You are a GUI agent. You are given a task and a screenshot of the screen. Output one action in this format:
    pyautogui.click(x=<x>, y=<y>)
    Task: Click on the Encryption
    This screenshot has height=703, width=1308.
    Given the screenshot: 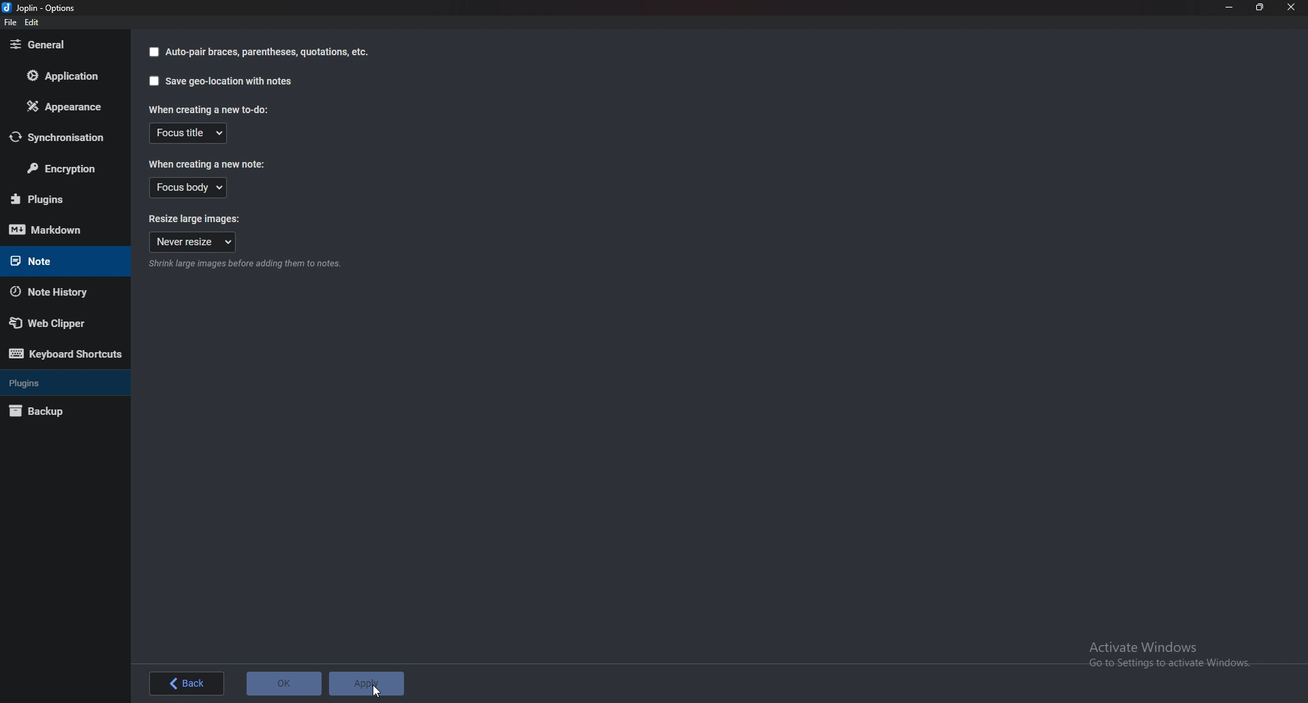 What is the action you would take?
    pyautogui.click(x=64, y=170)
    